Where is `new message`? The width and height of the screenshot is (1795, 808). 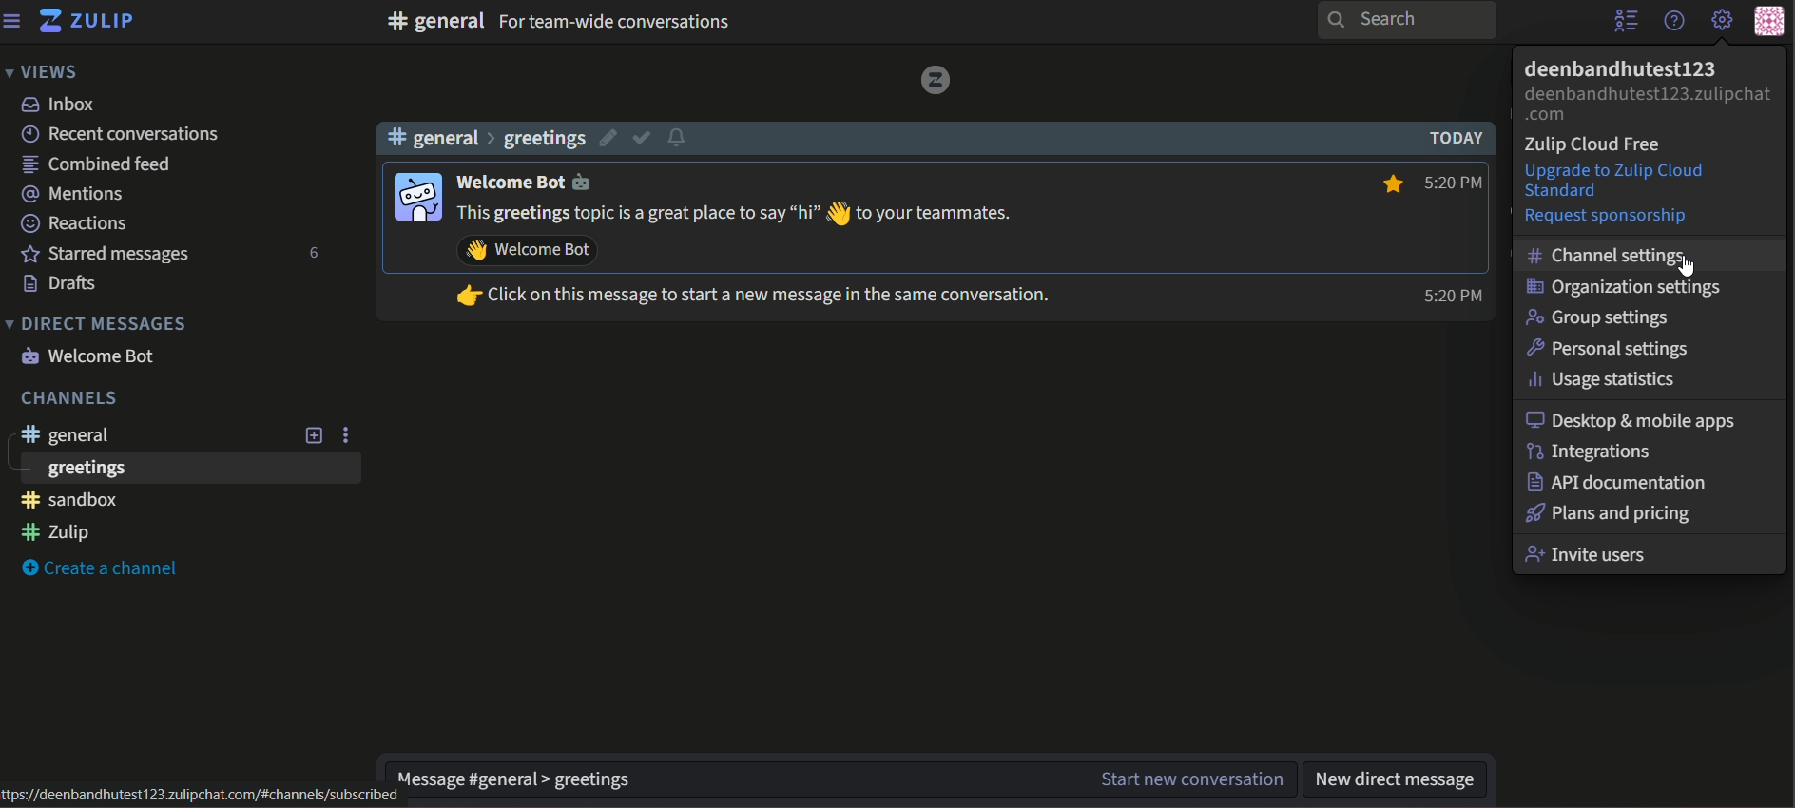 new message is located at coordinates (1400, 779).